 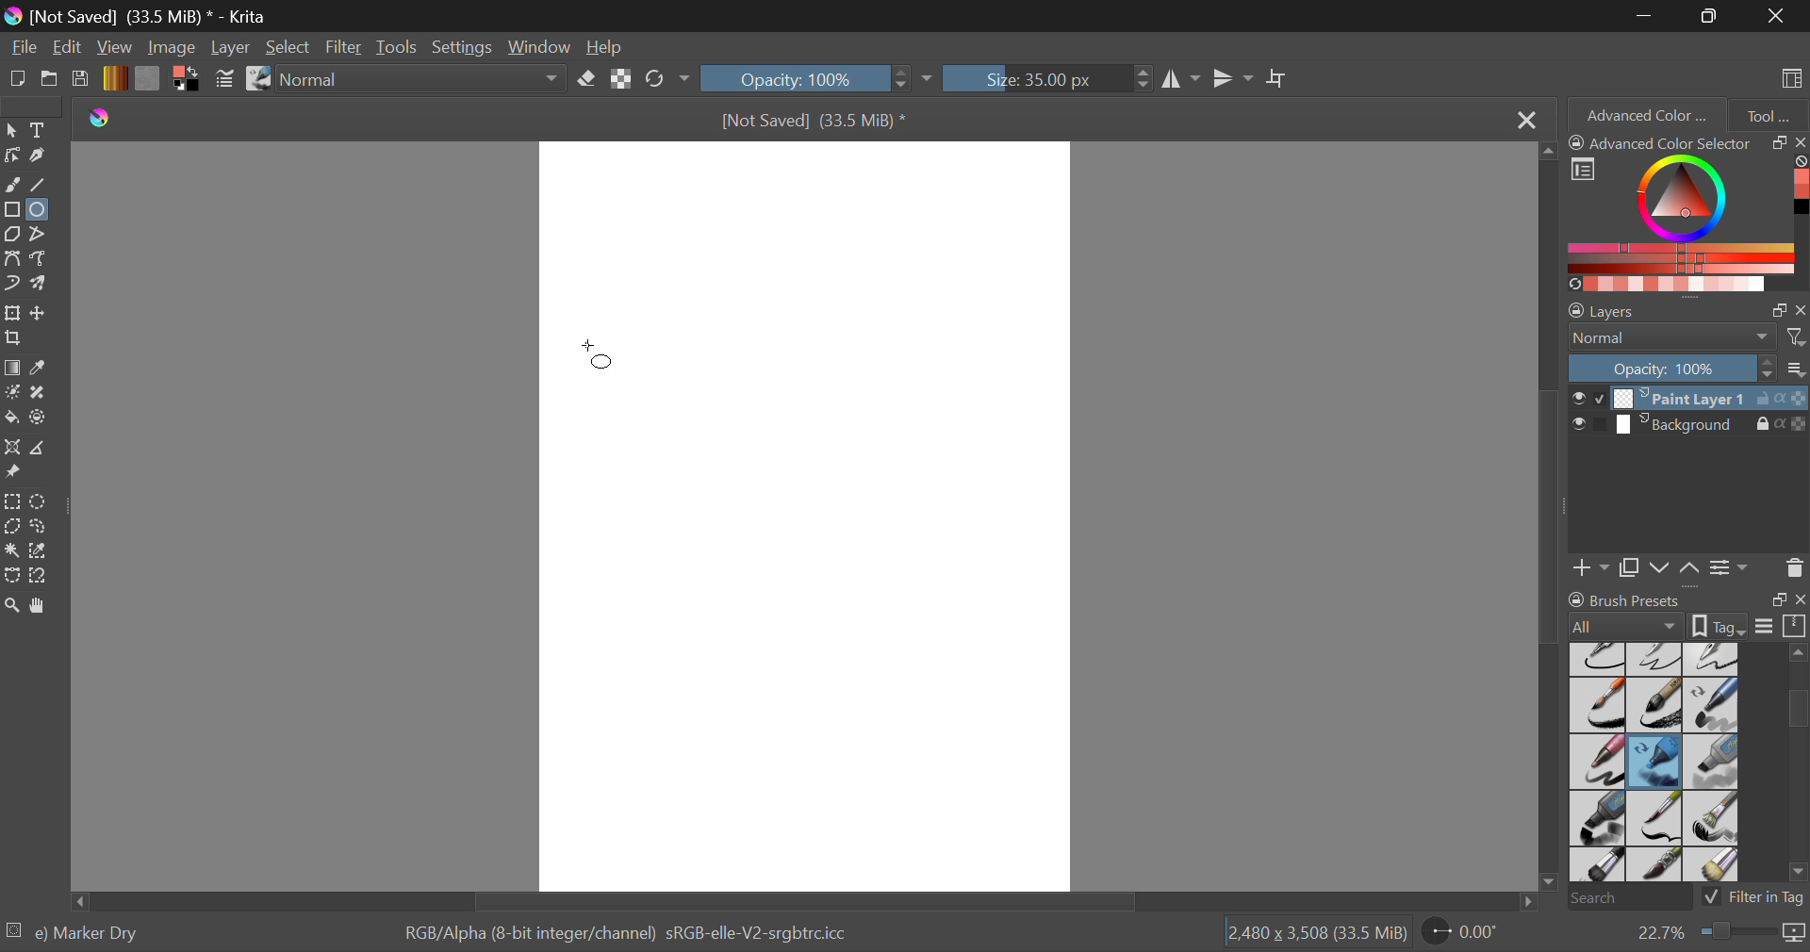 I want to click on Brush Presets Docket Tab, so click(x=1687, y=610).